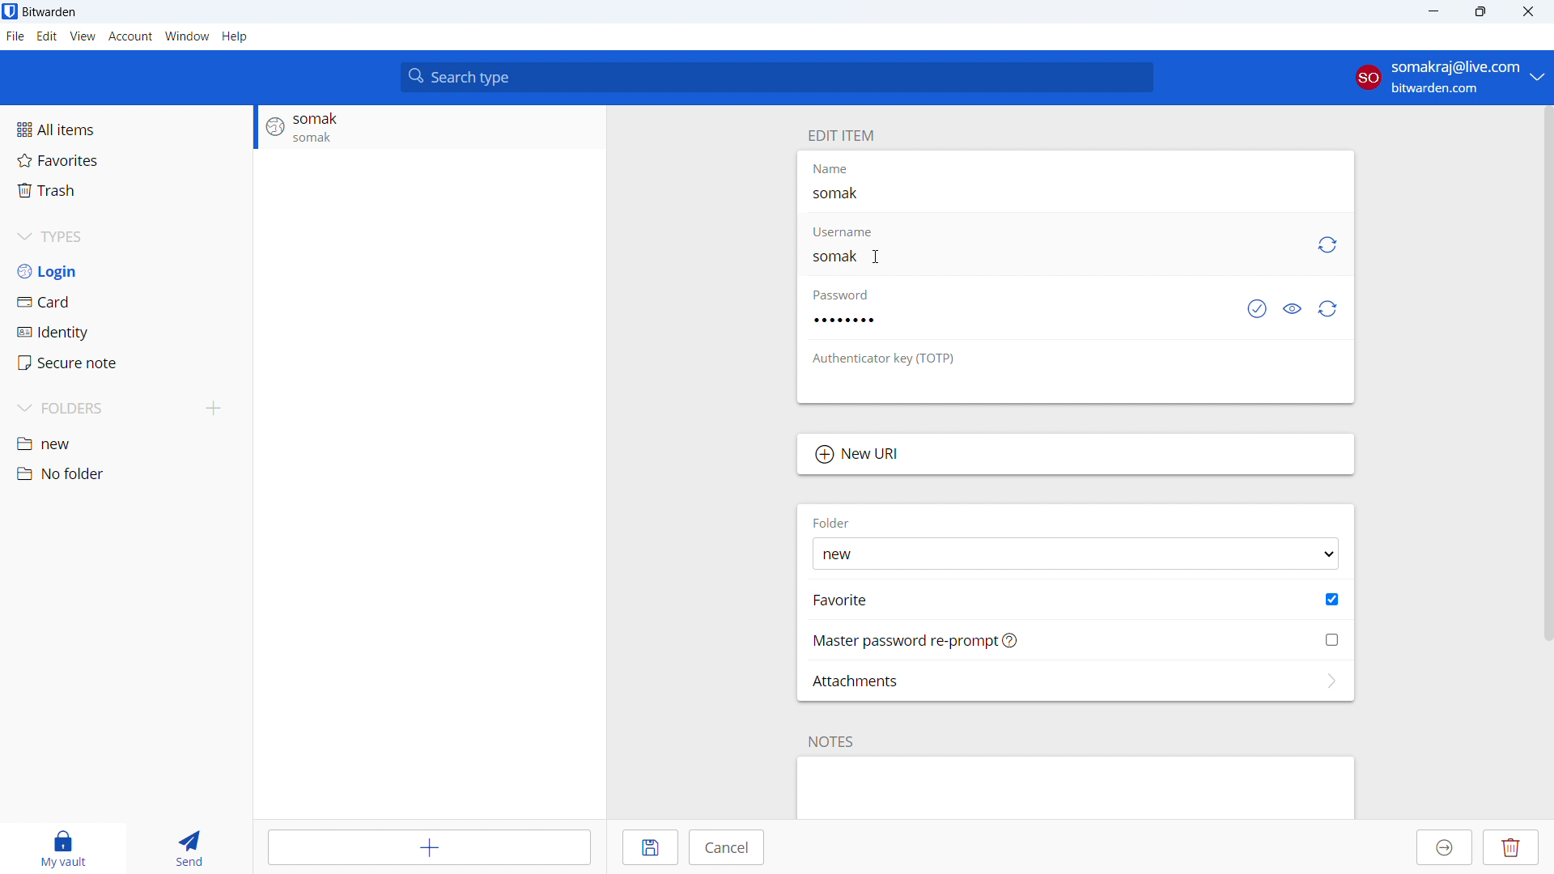 Image resolution: width=1554 pixels, height=874 pixels. I want to click on add folders, so click(214, 409).